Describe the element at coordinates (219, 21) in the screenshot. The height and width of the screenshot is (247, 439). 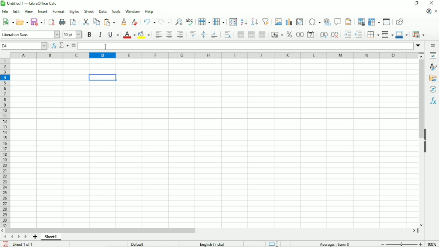
I see `Column` at that location.